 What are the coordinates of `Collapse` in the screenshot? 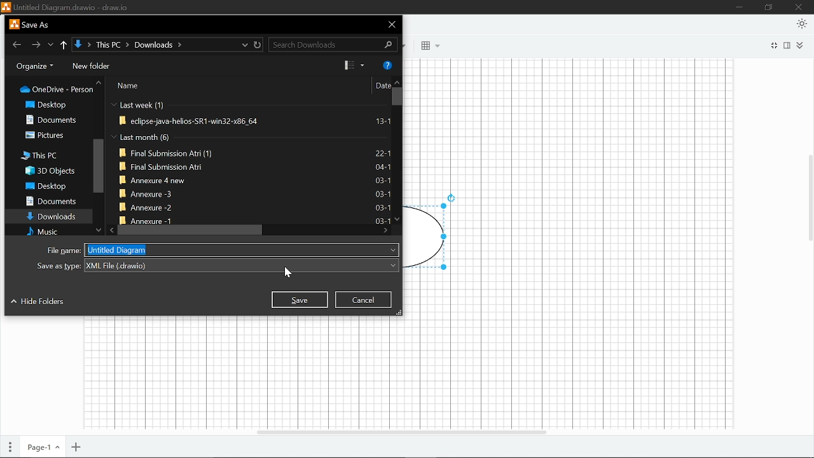 It's located at (801, 45).